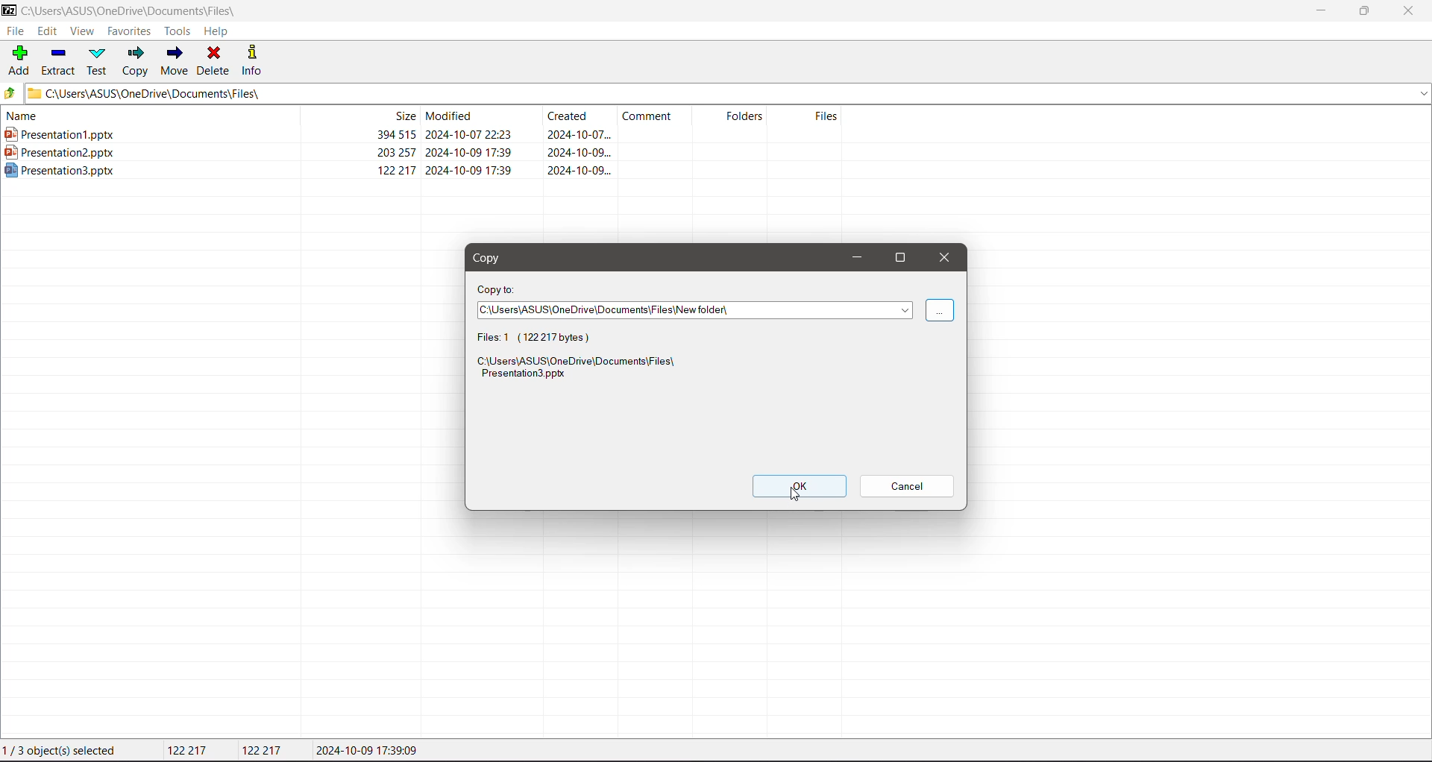 The image size is (1432, 762). Describe the element at coordinates (218, 32) in the screenshot. I see `Help` at that location.